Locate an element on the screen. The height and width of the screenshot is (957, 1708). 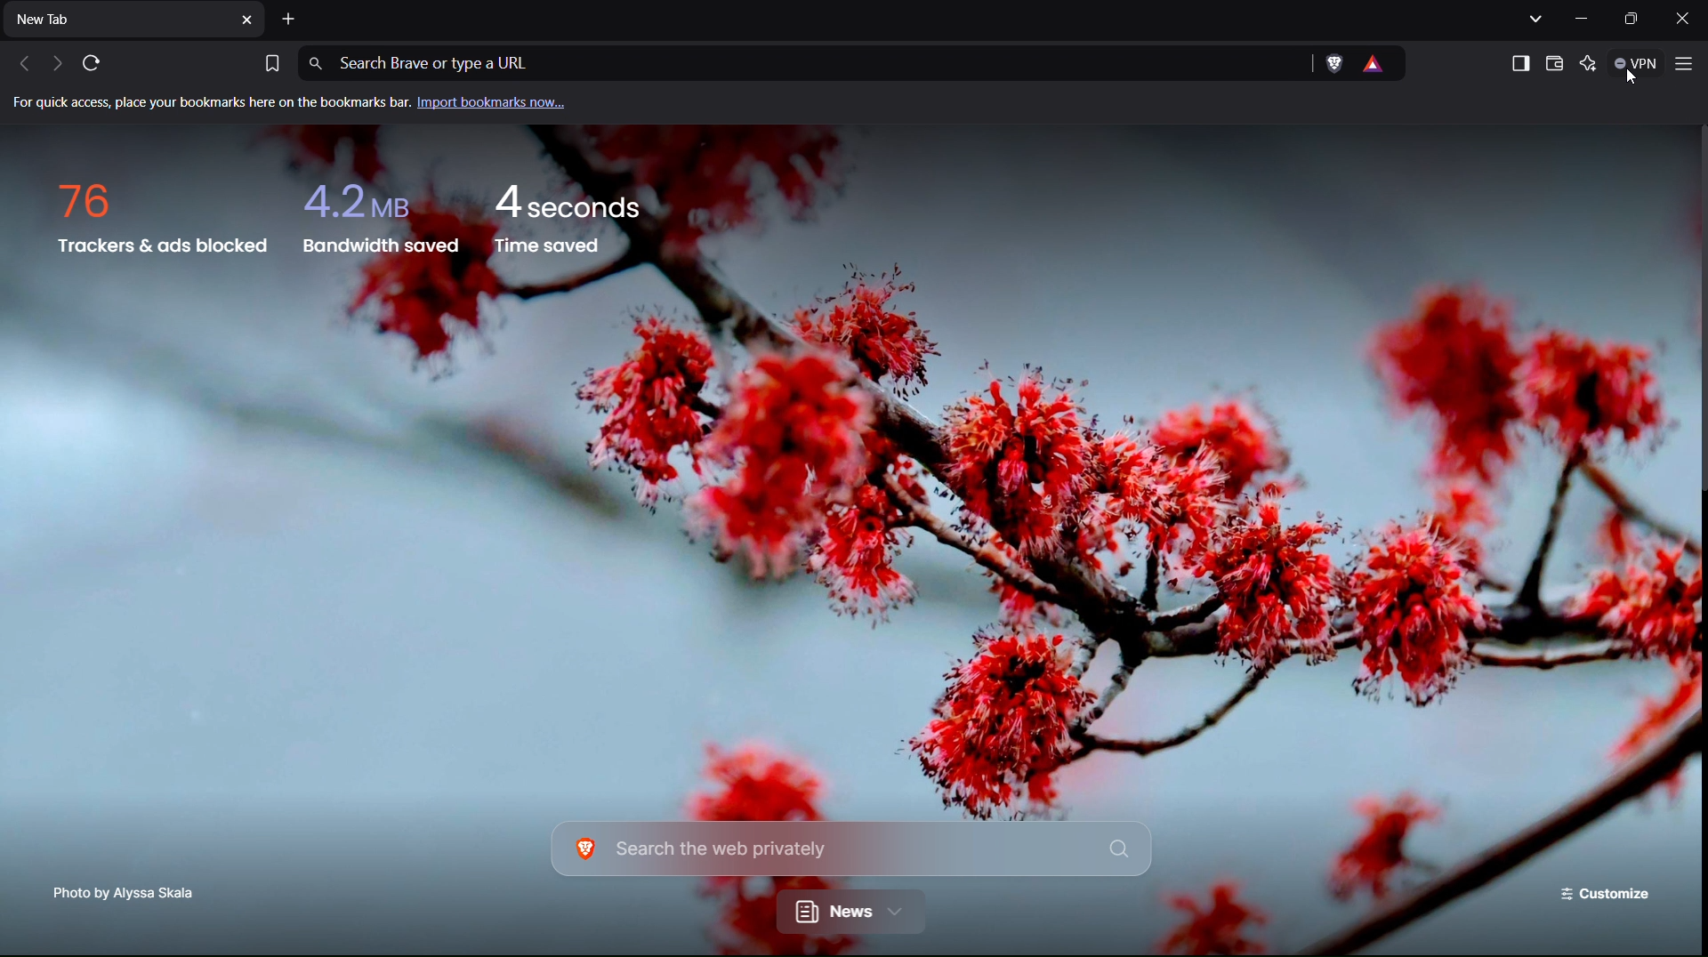
Maximize is located at coordinates (1638, 20).